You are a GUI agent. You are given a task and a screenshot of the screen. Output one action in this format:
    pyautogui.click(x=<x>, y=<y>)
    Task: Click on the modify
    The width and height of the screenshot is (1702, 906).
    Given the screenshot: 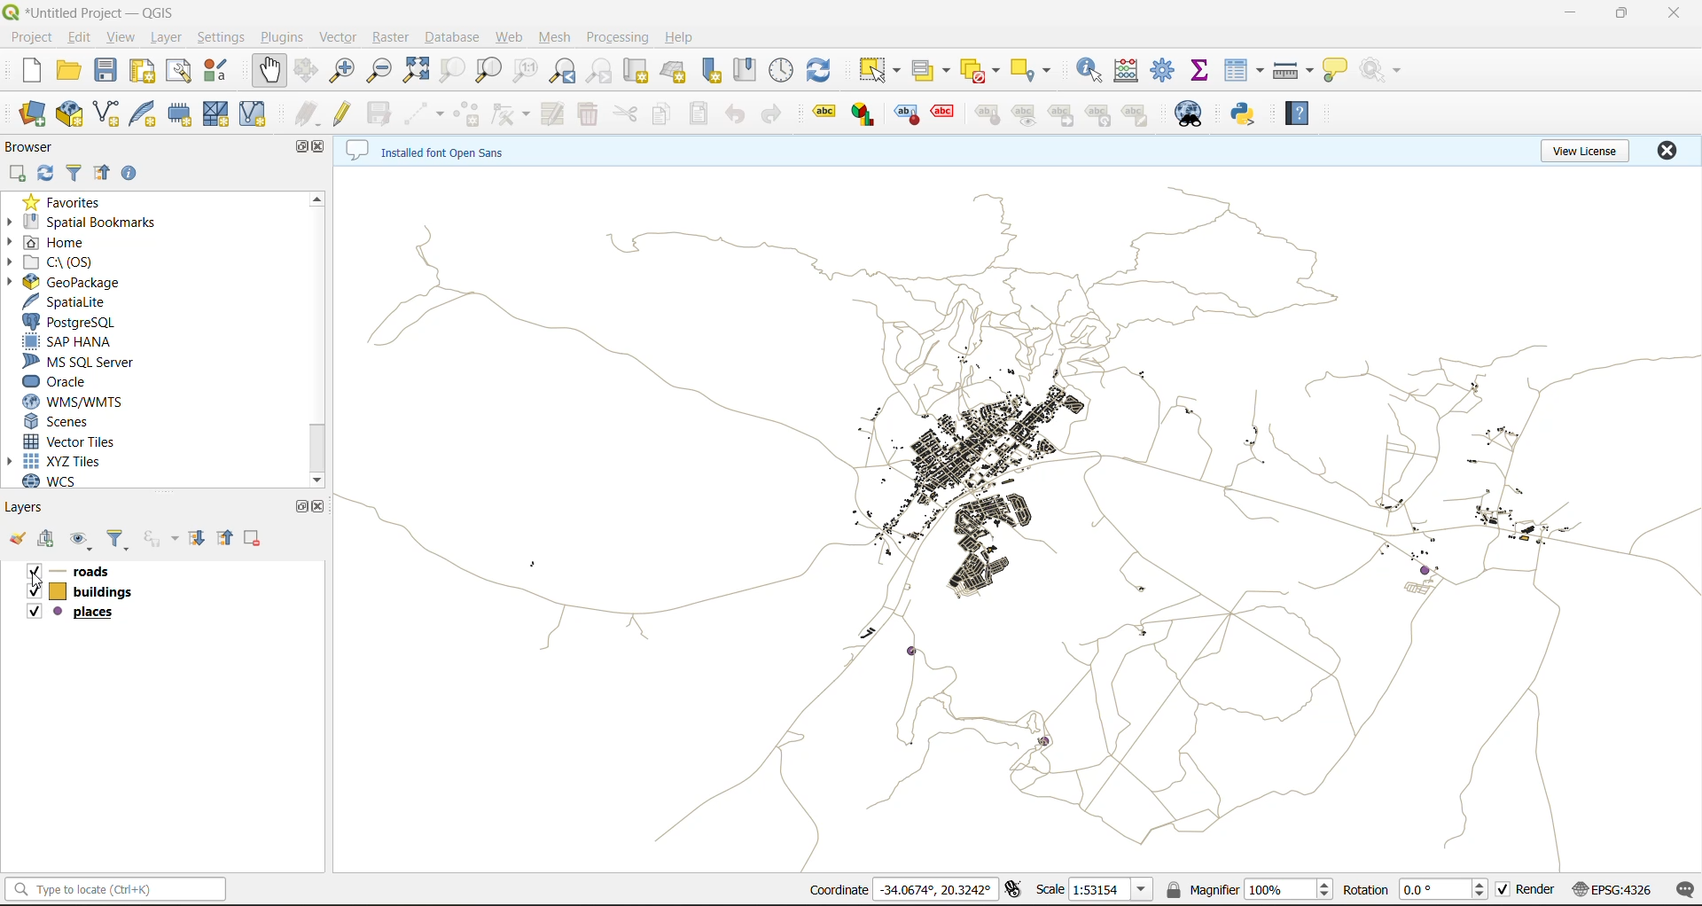 What is the action you would take?
    pyautogui.click(x=556, y=113)
    